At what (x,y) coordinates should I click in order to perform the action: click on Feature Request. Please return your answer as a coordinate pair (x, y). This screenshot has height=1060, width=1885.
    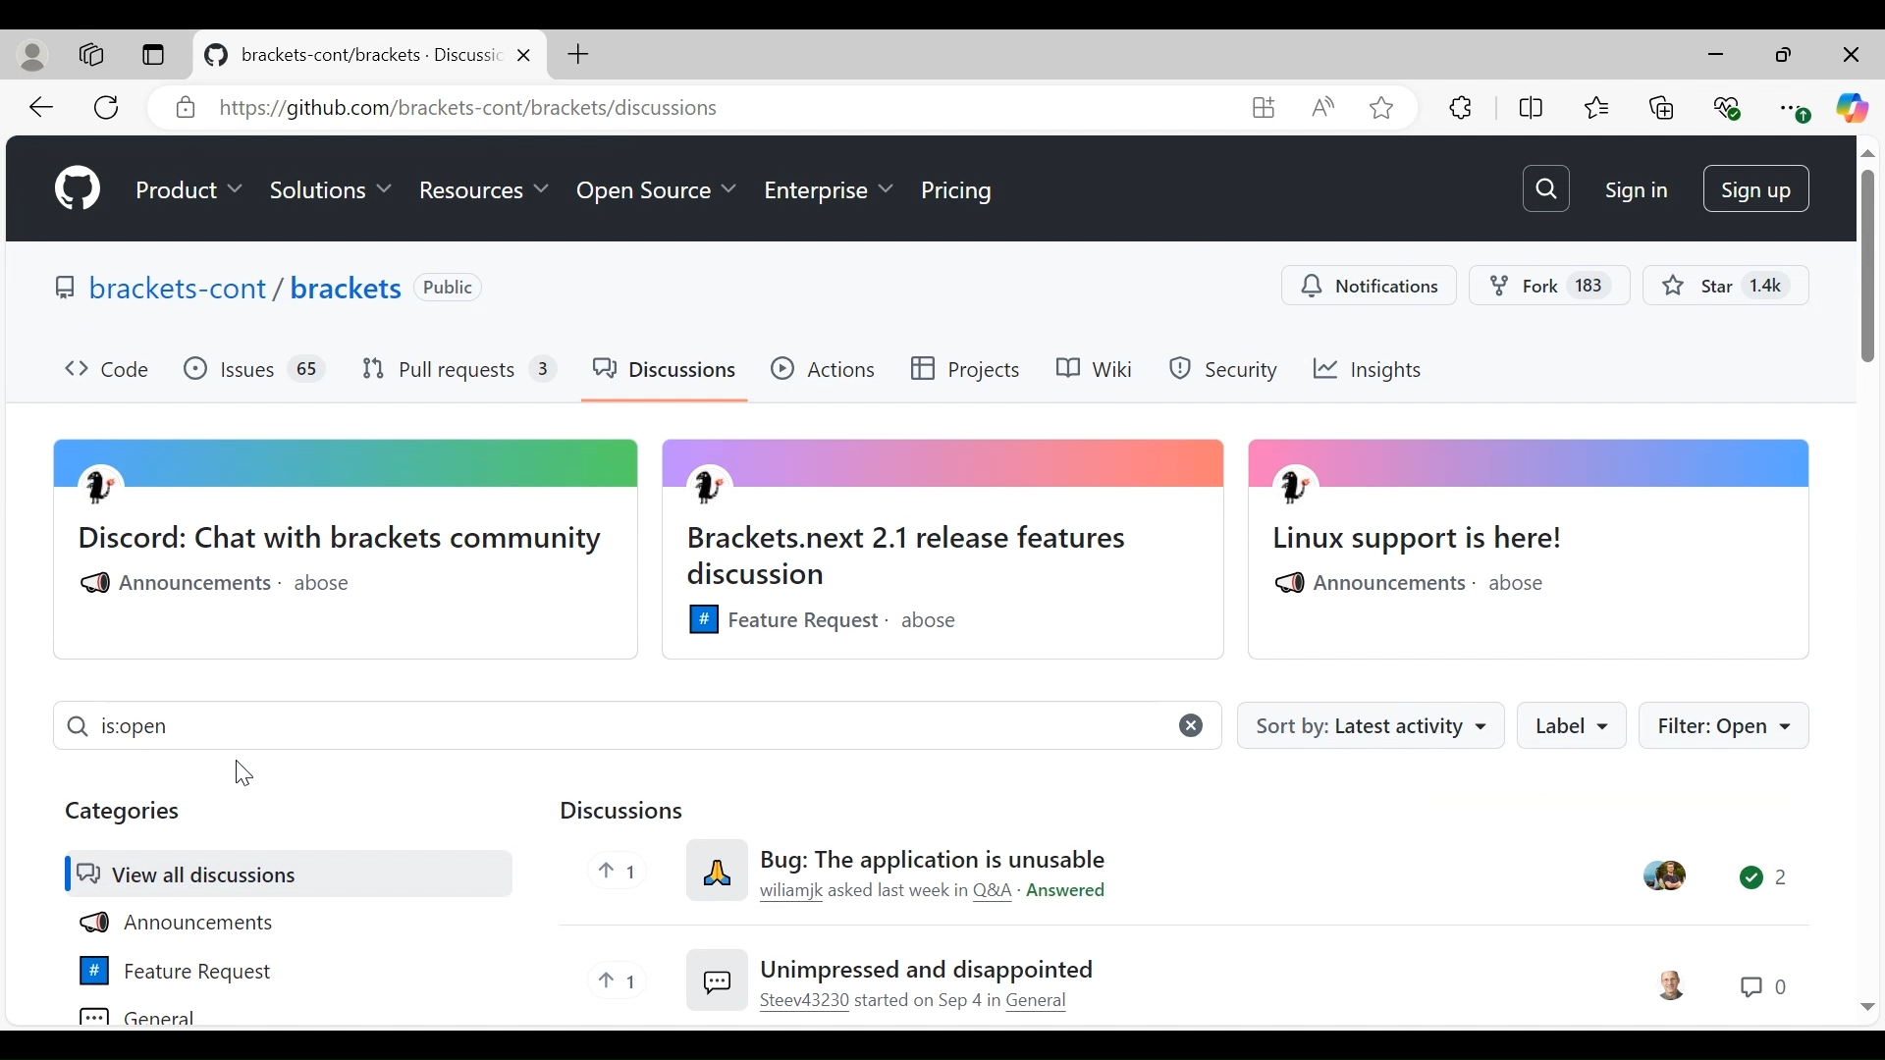
    Looking at the image, I should click on (282, 970).